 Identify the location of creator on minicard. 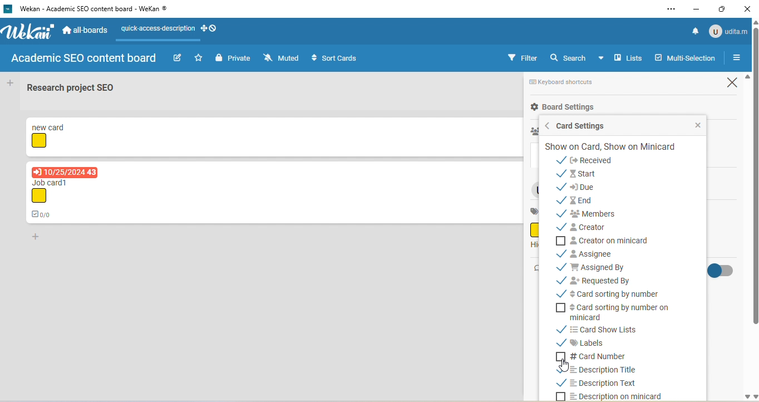
(611, 241).